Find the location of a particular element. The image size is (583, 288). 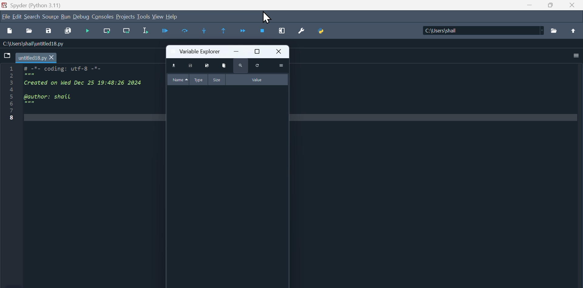

 is located at coordinates (50, 17).